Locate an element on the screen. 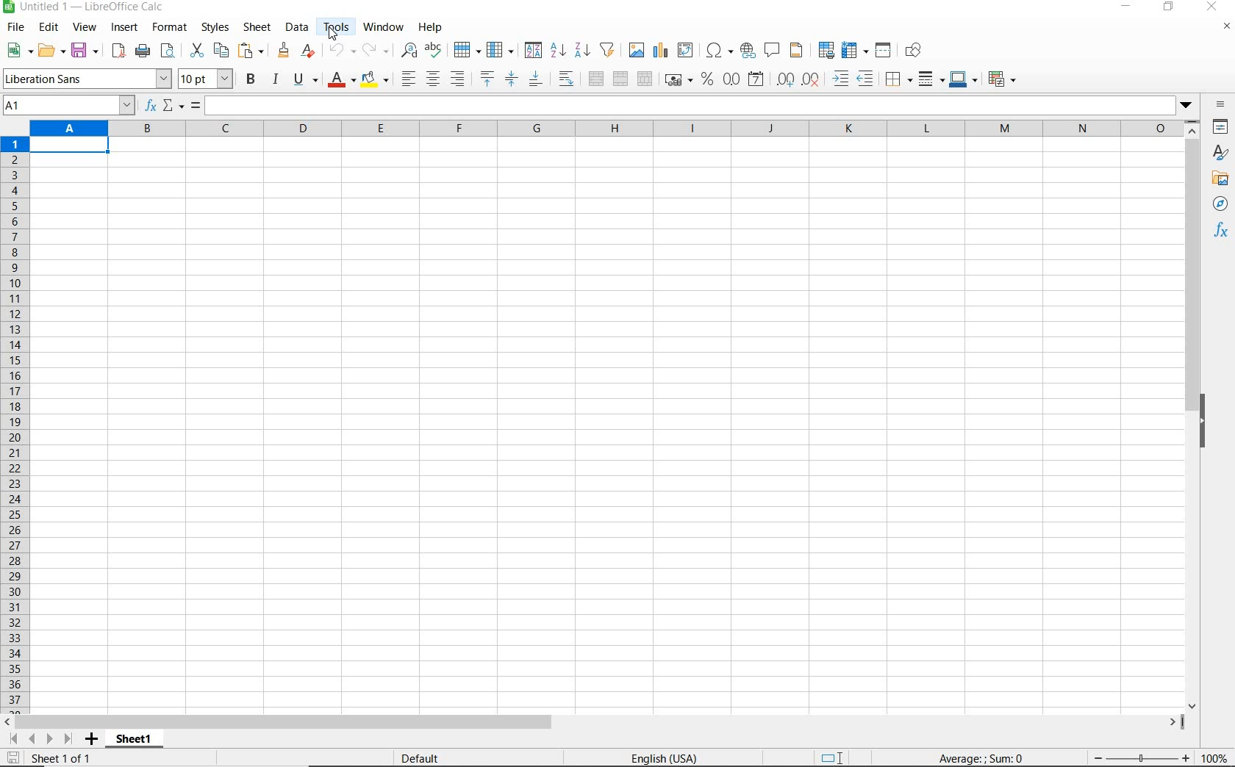  align top is located at coordinates (486, 79).